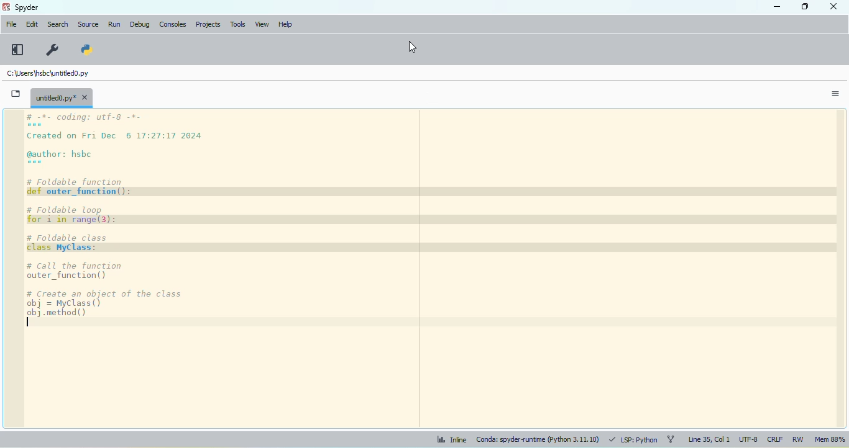  What do you see at coordinates (829, 440) in the screenshot?
I see `mem 88%` at bounding box center [829, 440].